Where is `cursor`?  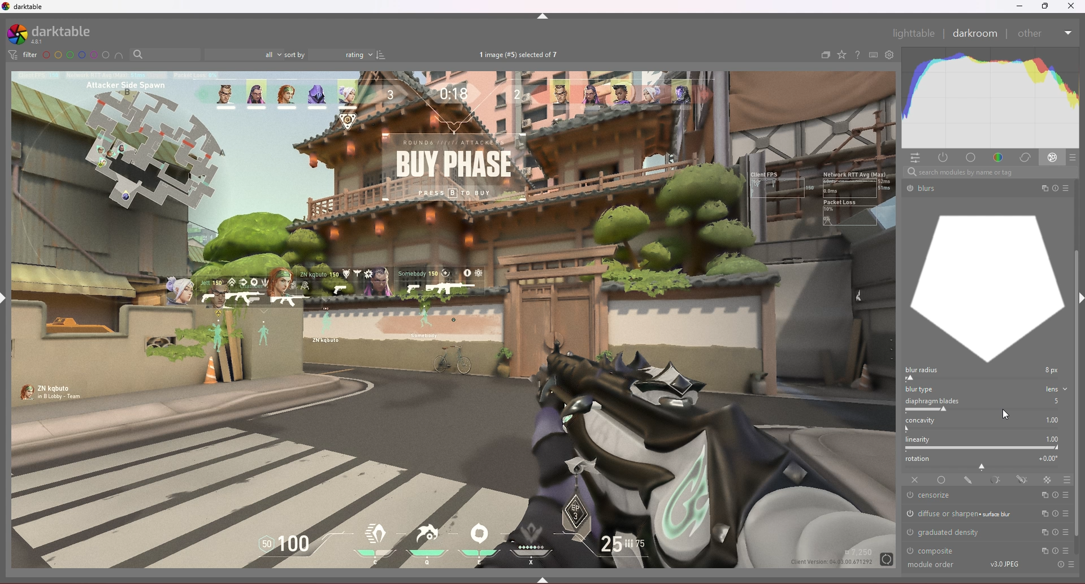 cursor is located at coordinates (1006, 417).